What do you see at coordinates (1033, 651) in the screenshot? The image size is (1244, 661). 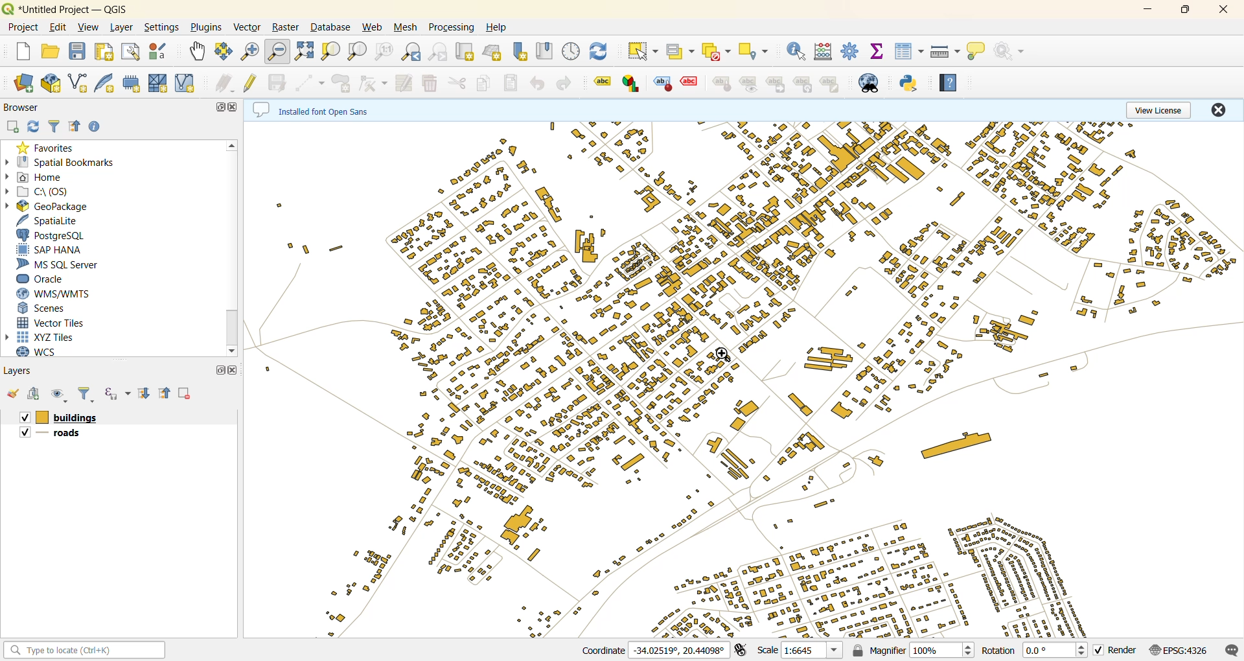 I see `rotation` at bounding box center [1033, 651].